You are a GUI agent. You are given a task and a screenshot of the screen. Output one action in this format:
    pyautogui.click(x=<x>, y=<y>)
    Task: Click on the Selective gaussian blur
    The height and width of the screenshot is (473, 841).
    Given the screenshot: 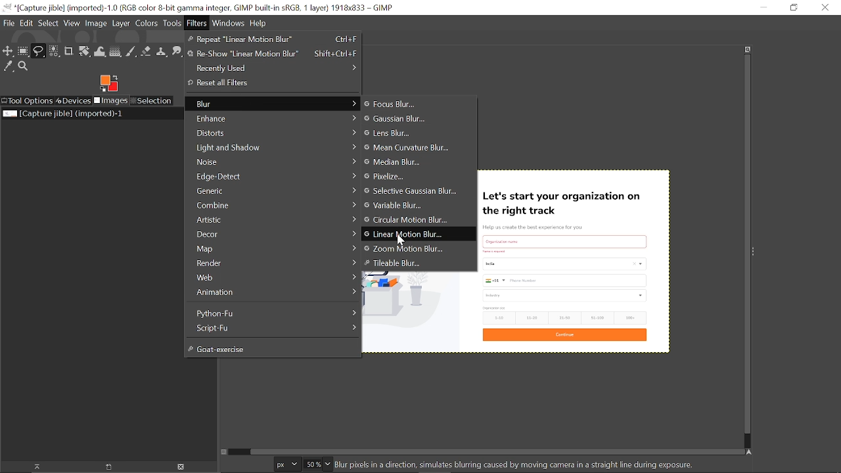 What is the action you would take?
    pyautogui.click(x=412, y=192)
    